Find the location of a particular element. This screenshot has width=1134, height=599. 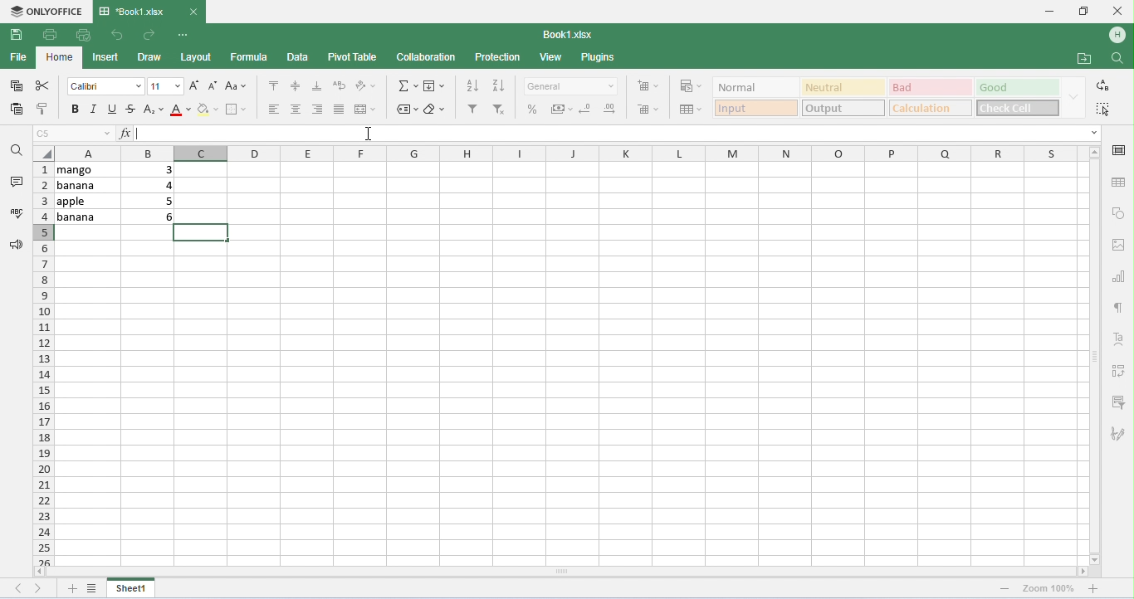

paste is located at coordinates (17, 109).